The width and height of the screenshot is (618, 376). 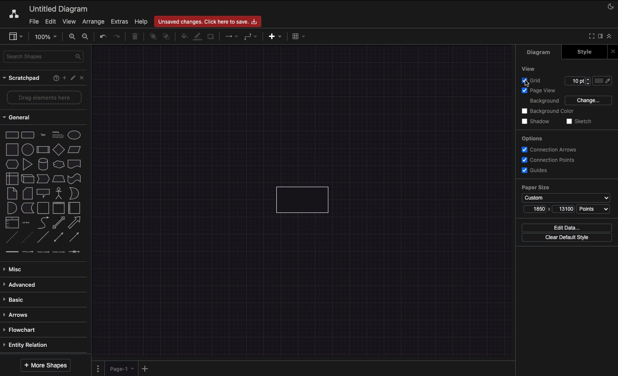 I want to click on Trash, so click(x=135, y=36).